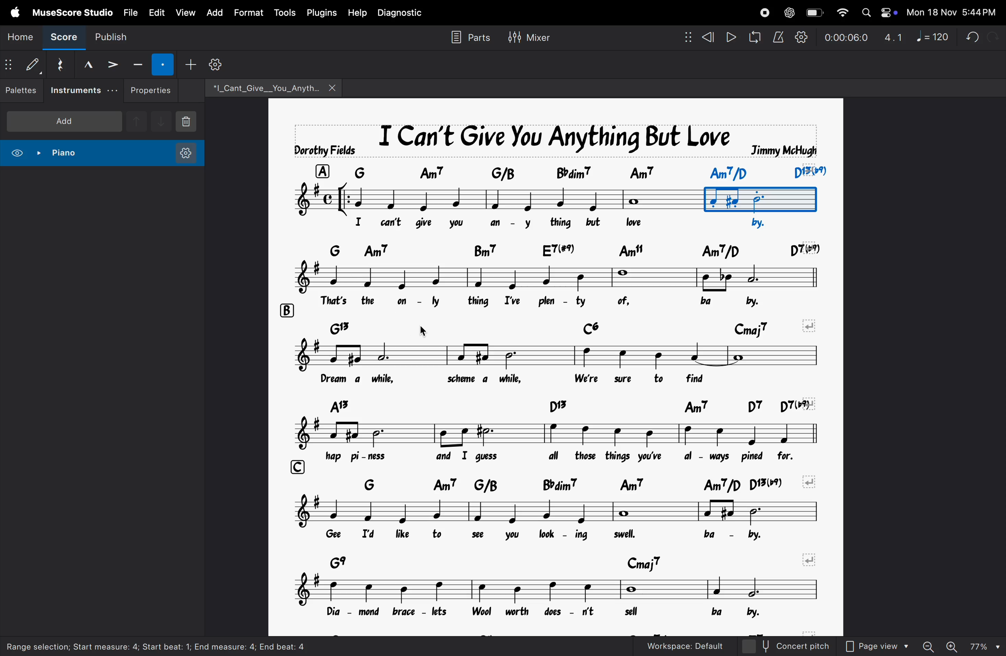 The height and width of the screenshot is (656, 1006). Describe the element at coordinates (72, 13) in the screenshot. I see `musescore studio` at that location.